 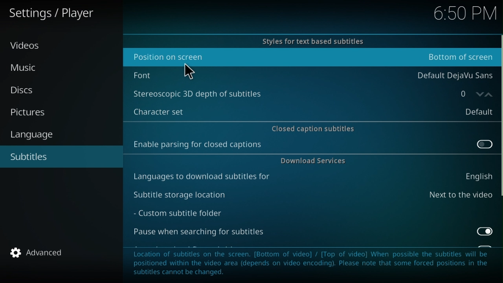 I want to click on Subtitles, so click(x=34, y=156).